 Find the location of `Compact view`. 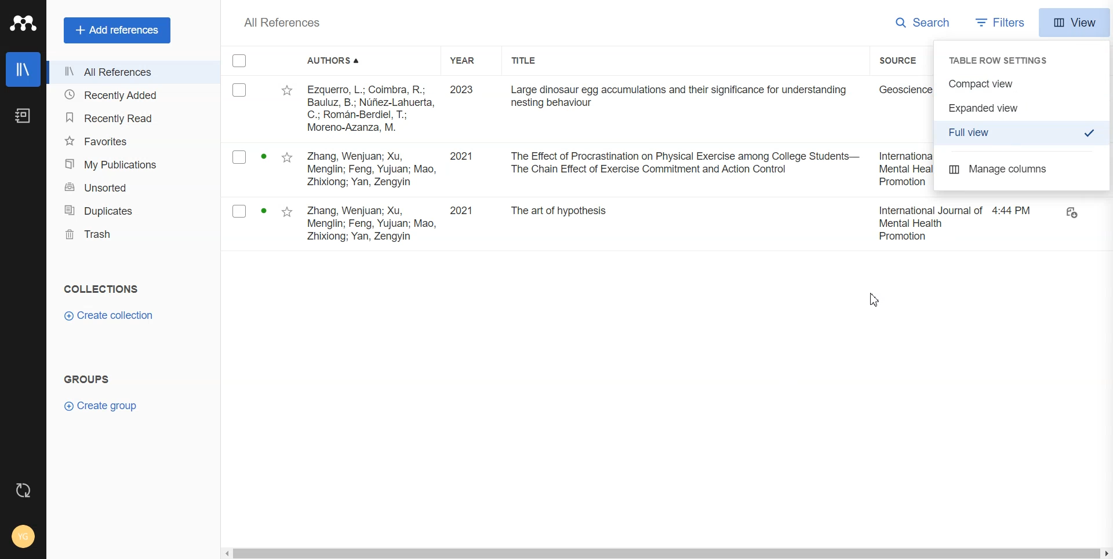

Compact view is located at coordinates (1023, 84).